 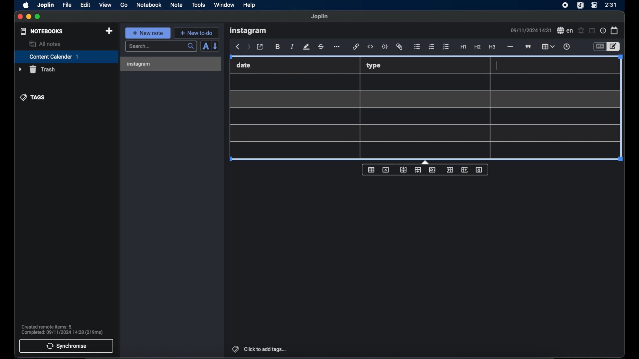 I want to click on go, so click(x=124, y=5).